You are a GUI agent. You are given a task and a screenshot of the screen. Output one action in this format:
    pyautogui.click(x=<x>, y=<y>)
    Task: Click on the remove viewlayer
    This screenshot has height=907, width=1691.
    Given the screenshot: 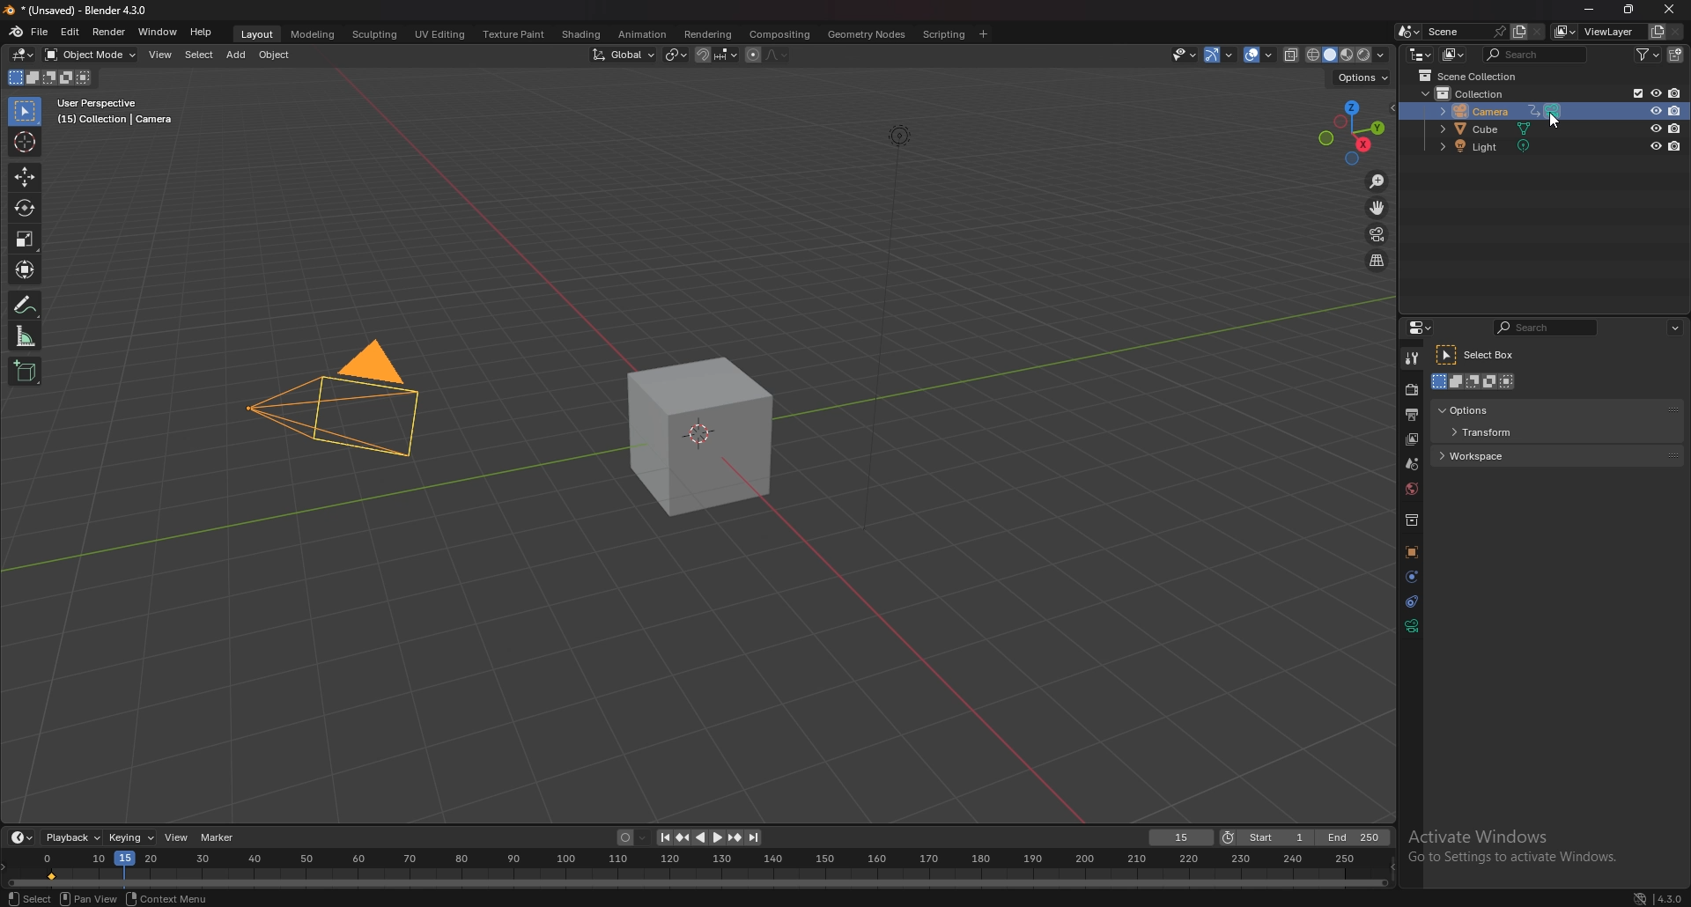 What is the action you would take?
    pyautogui.click(x=1676, y=31)
    